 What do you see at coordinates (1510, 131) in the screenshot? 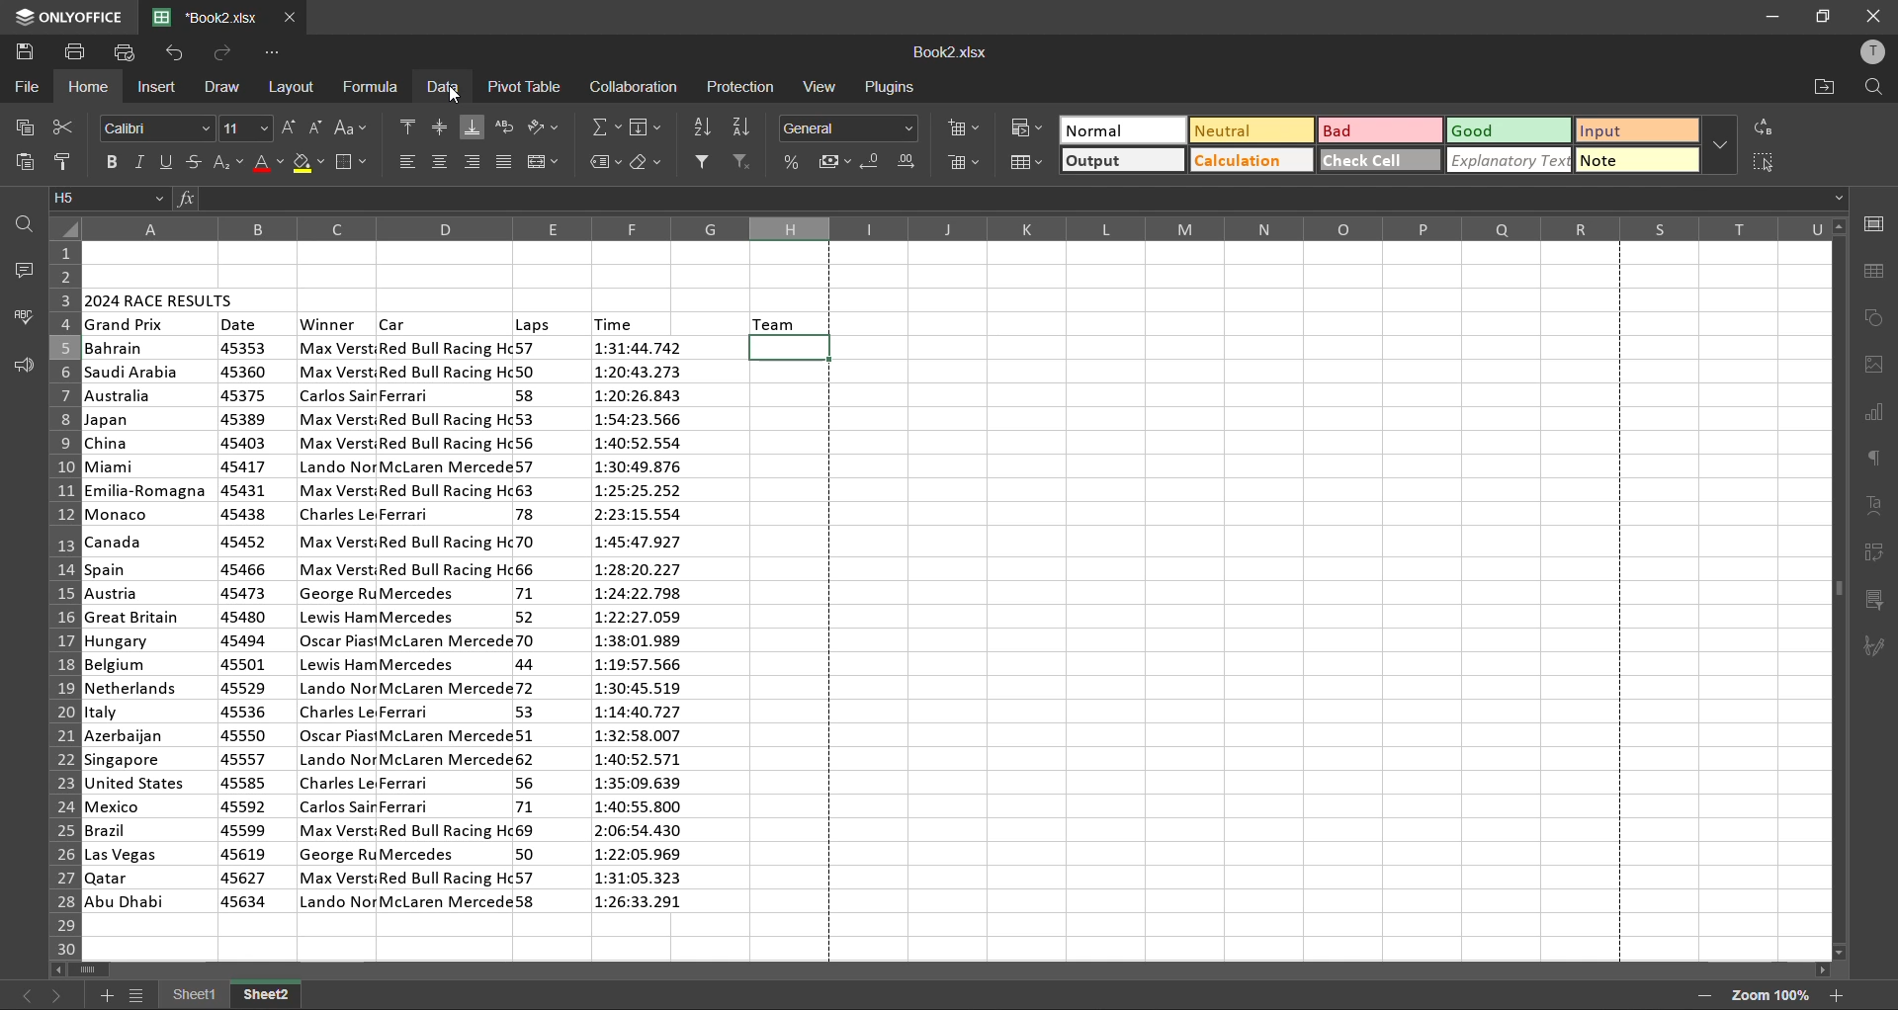
I see `good` at bounding box center [1510, 131].